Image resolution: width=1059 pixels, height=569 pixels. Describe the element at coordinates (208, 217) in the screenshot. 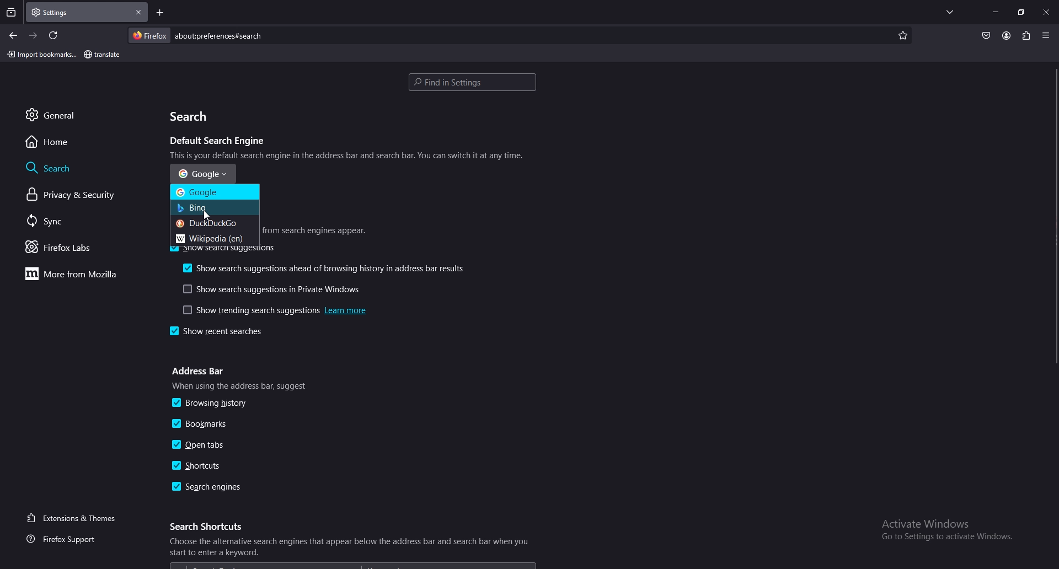

I see `cursor` at that location.